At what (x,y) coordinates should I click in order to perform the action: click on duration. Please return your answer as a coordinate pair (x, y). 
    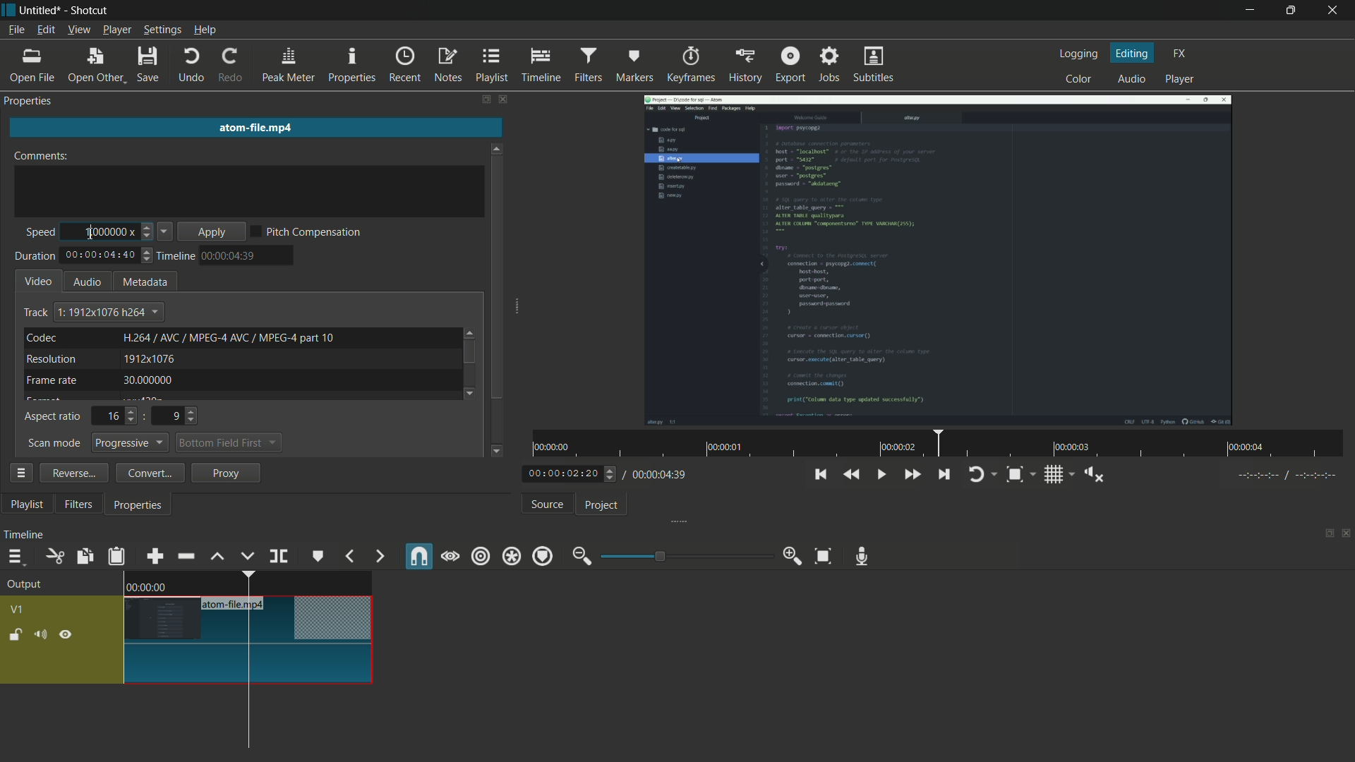
    Looking at the image, I should click on (35, 256).